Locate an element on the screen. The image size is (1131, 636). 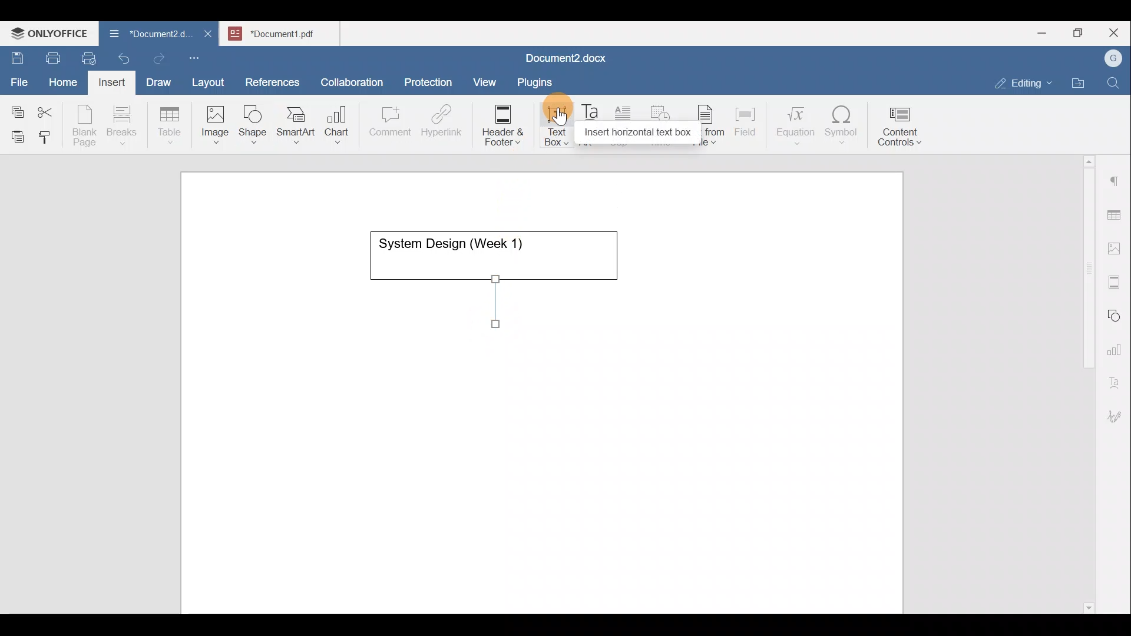
Customize quick access toolbar is located at coordinates (199, 56).